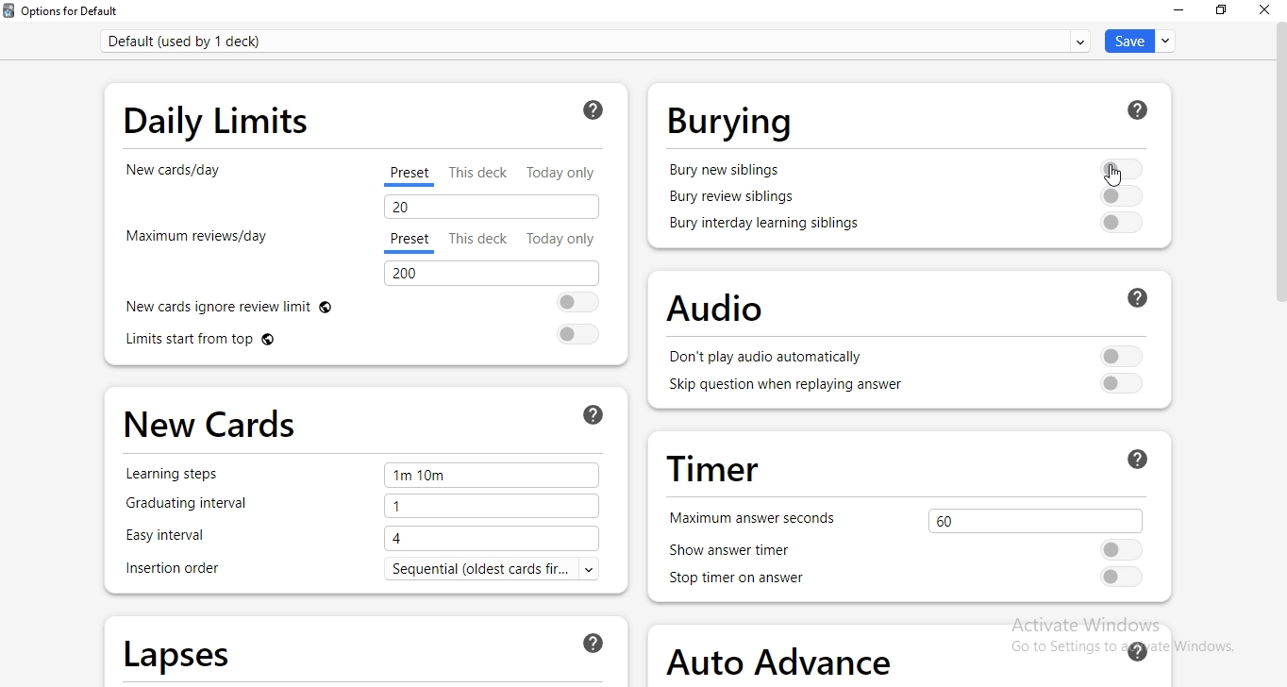  I want to click on graduating interval, so click(200, 509).